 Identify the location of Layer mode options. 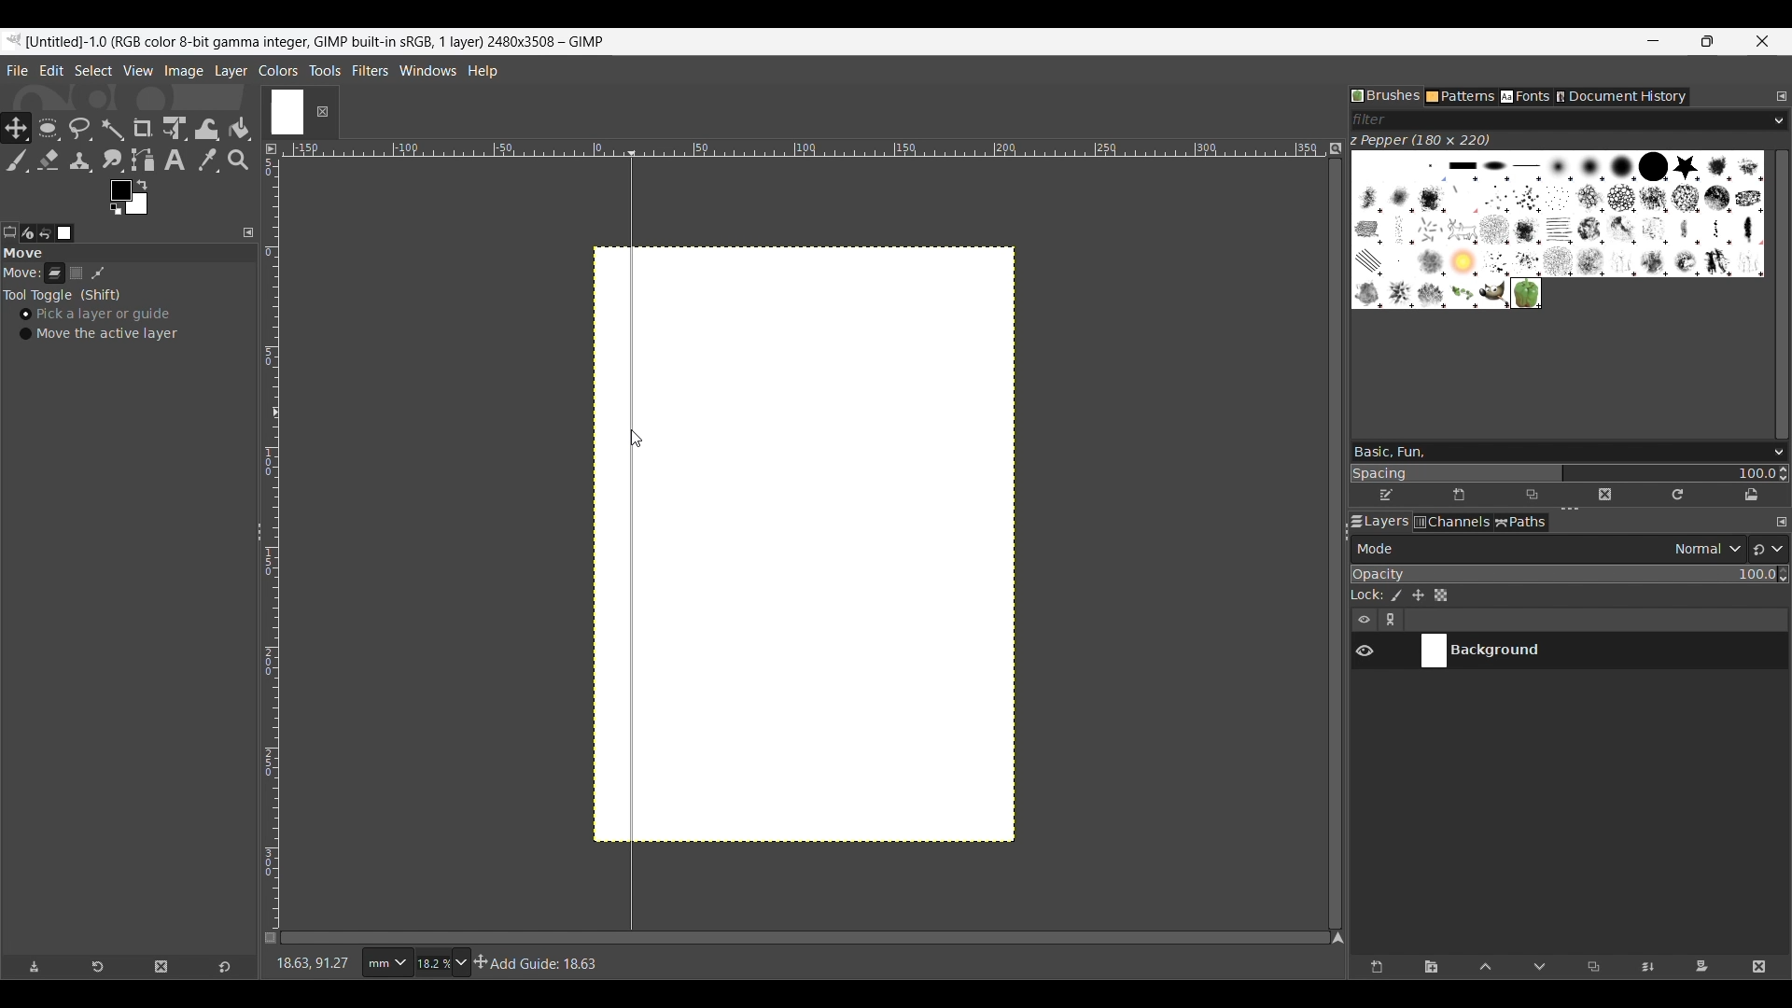
(1547, 549).